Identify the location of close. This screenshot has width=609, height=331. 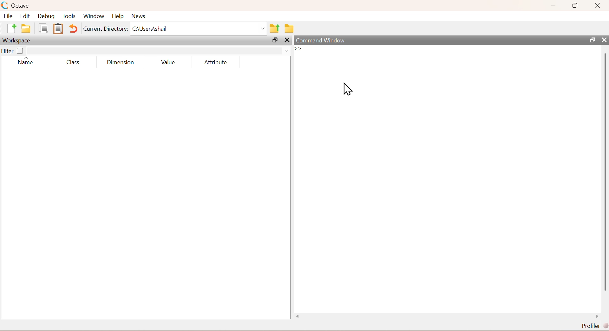
(288, 40).